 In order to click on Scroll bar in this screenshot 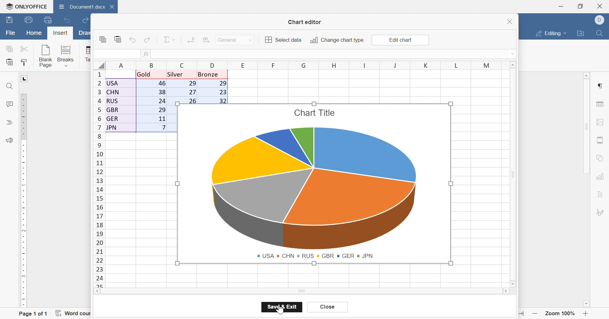, I will do `click(515, 175)`.